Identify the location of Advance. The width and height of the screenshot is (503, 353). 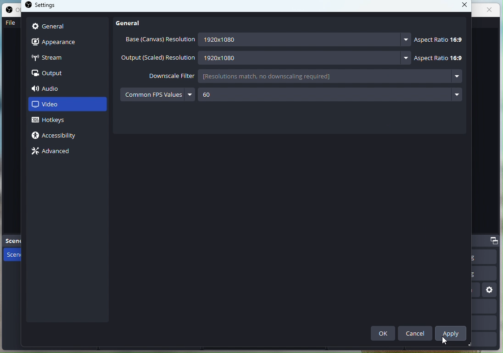
(53, 150).